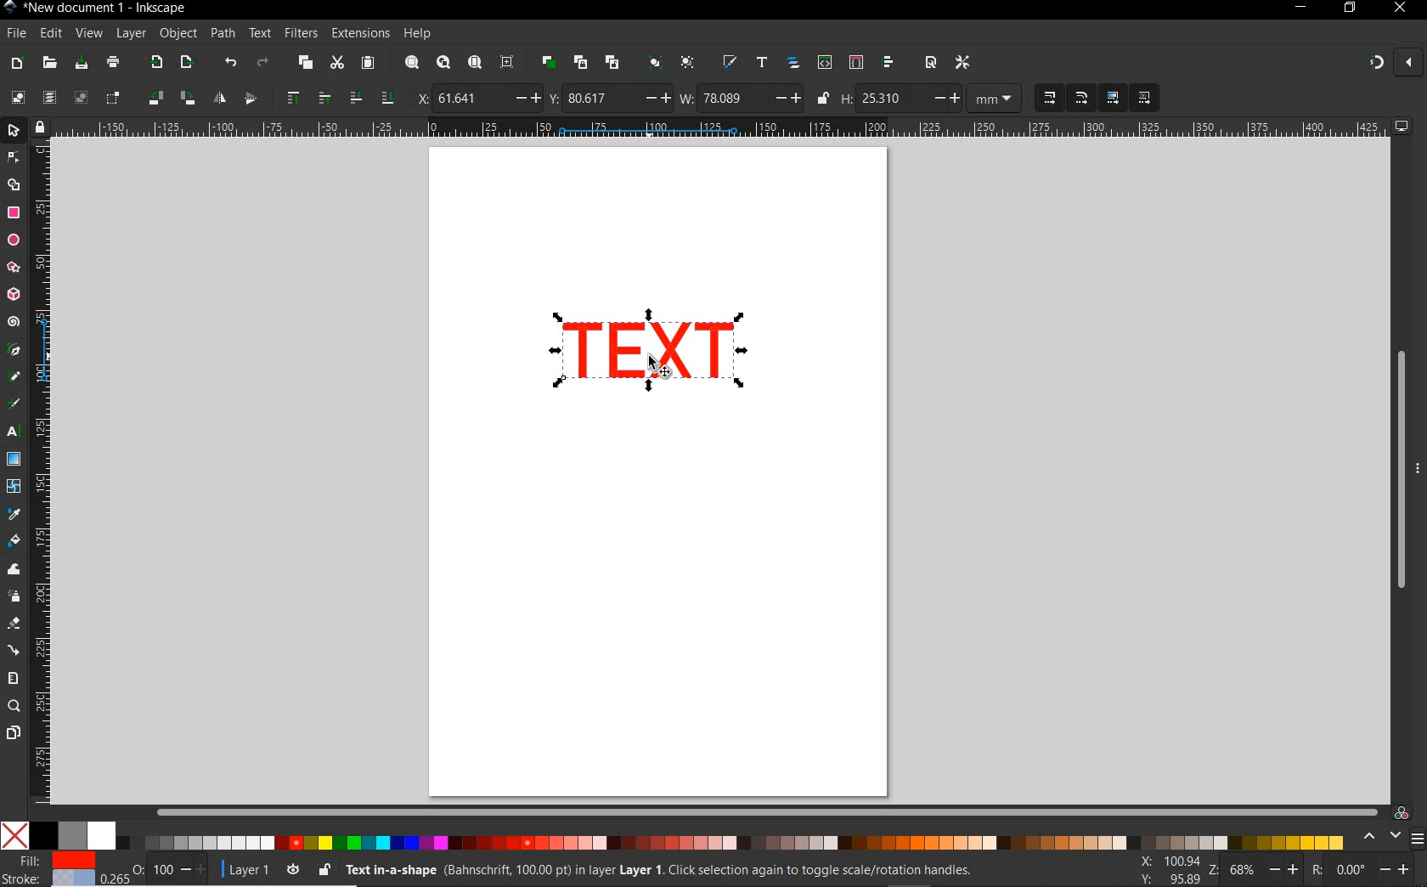 This screenshot has width=1427, height=887. What do you see at coordinates (14, 650) in the screenshot?
I see `connector tool` at bounding box center [14, 650].